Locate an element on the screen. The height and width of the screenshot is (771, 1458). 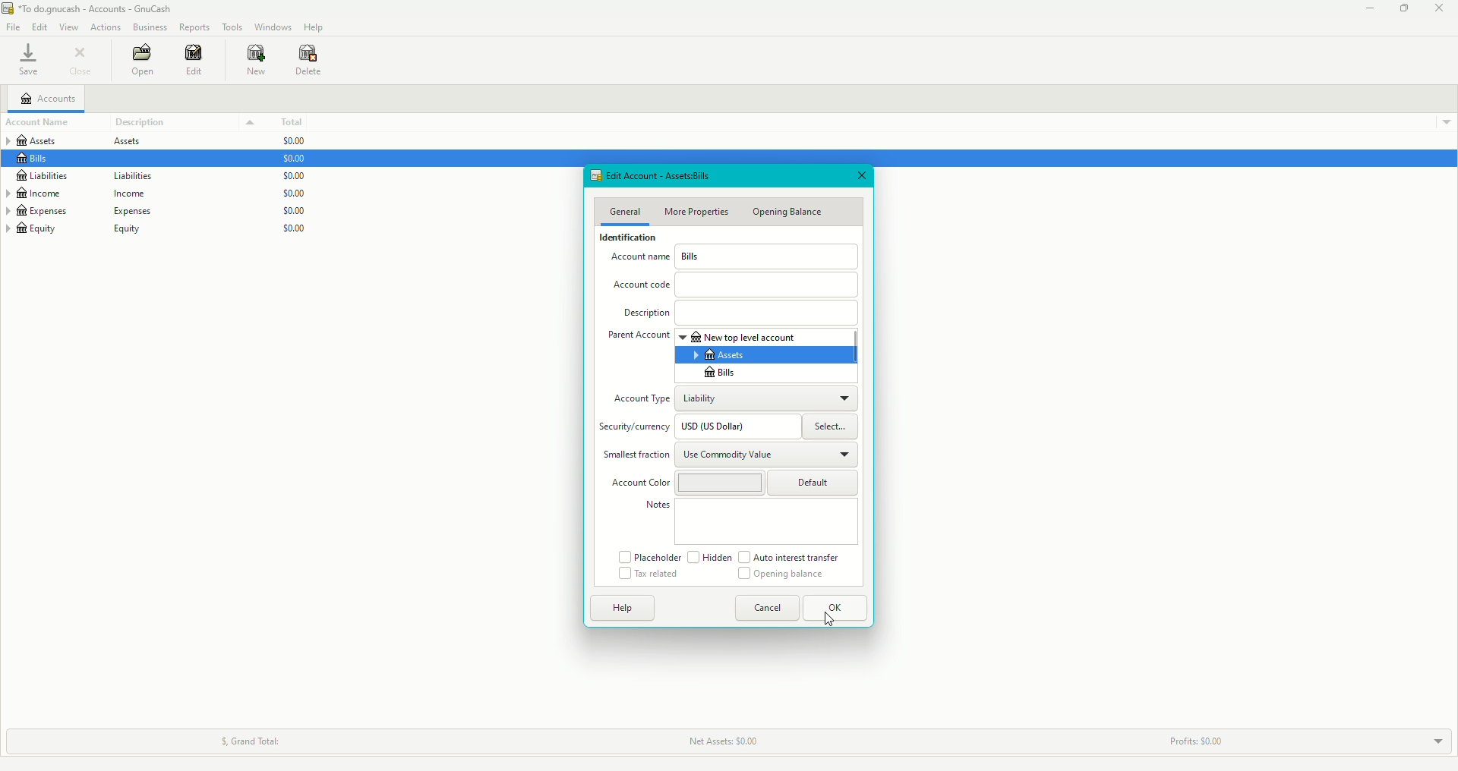
Assets is located at coordinates (86, 142).